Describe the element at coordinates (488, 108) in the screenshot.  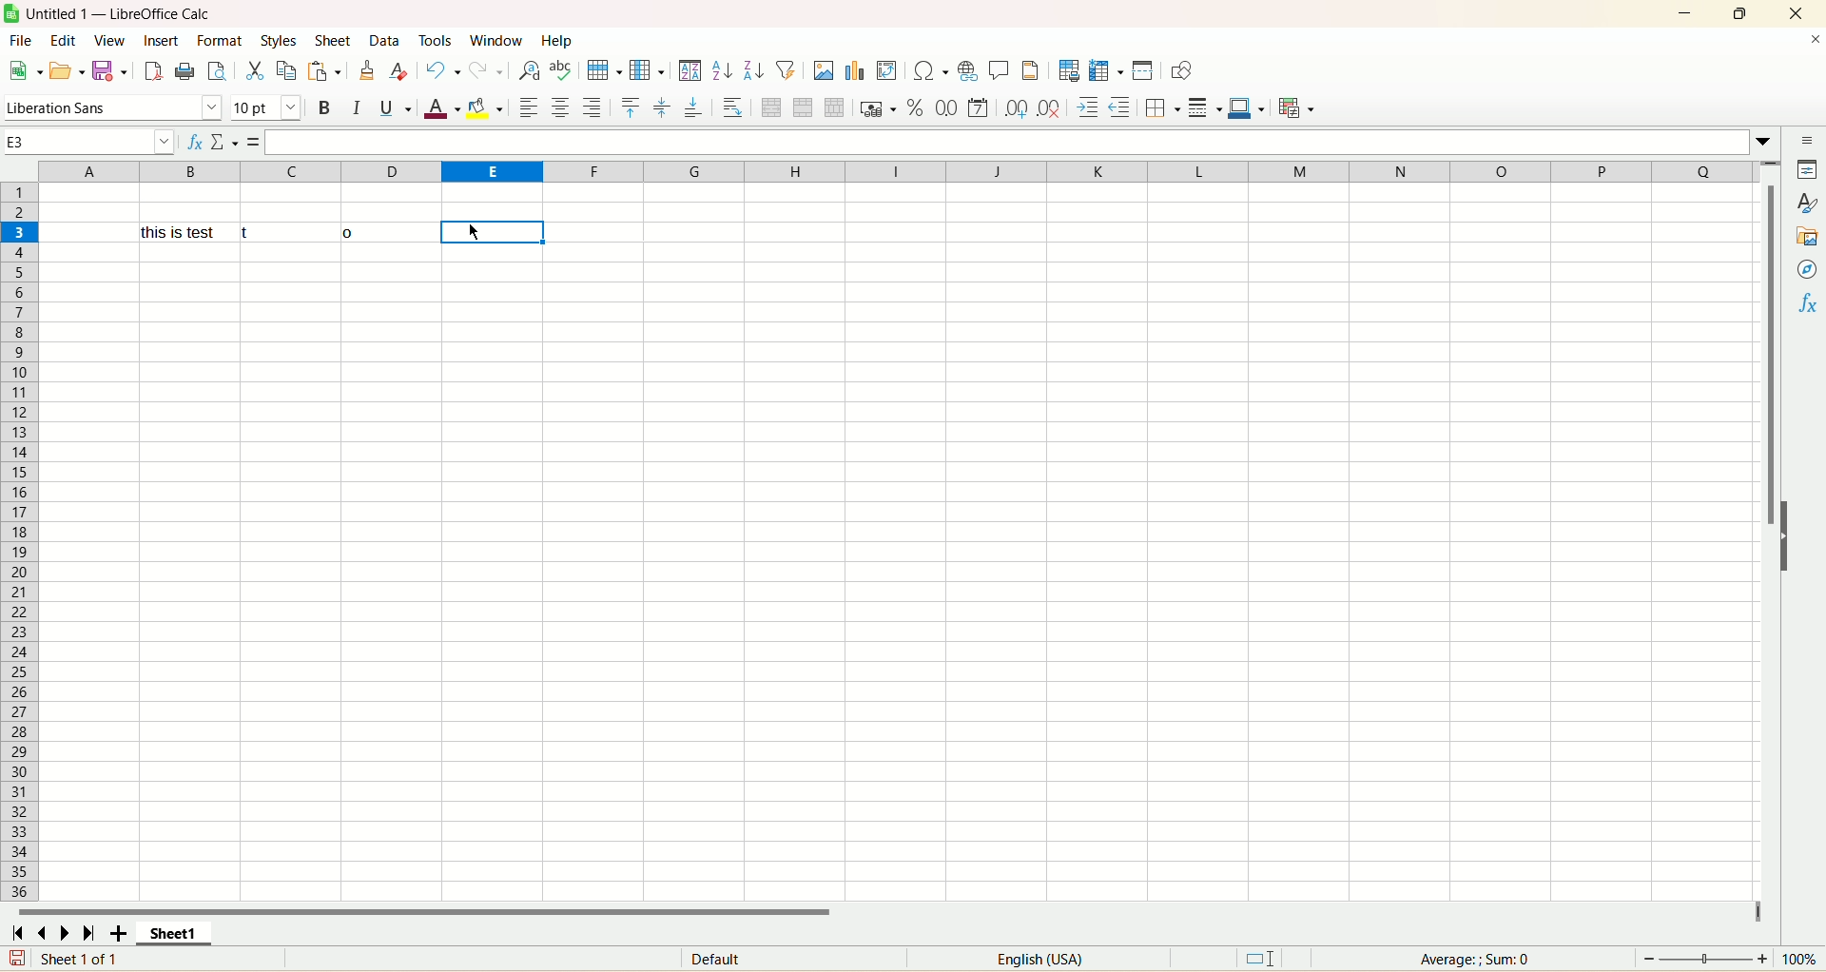
I see `background color` at that location.